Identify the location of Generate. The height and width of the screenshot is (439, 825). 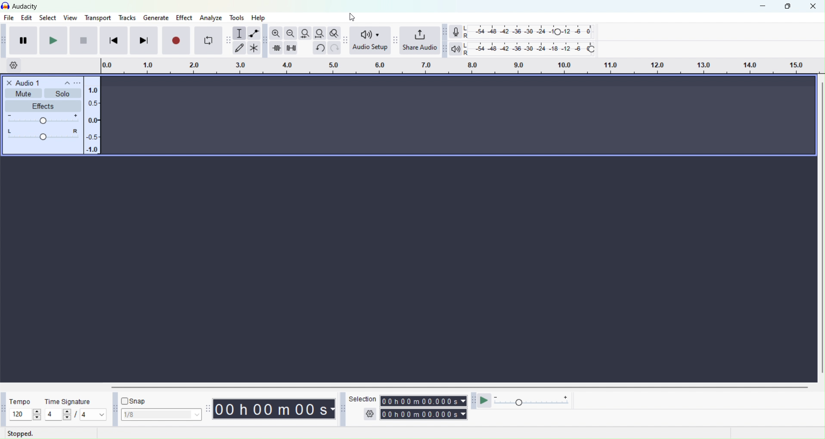
(154, 18).